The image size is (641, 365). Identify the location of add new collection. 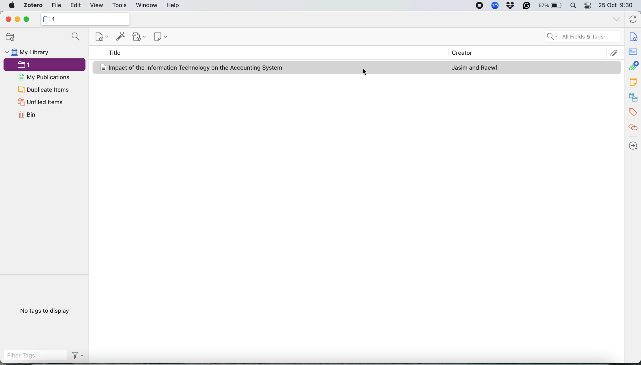
(10, 37).